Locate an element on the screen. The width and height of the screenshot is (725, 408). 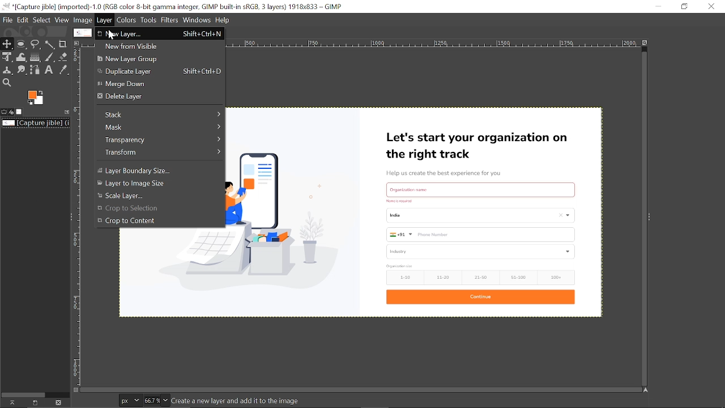
delete image is located at coordinates (58, 403).